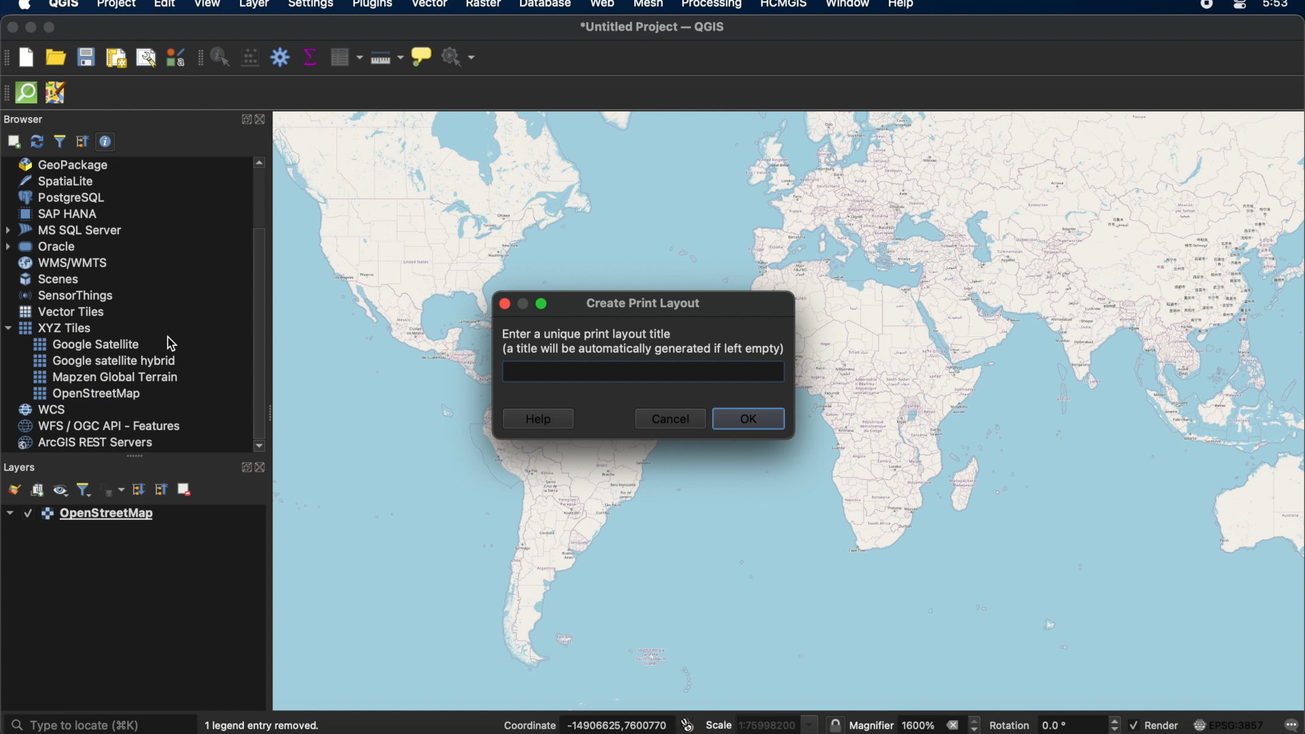 This screenshot has width=1305, height=734. Describe the element at coordinates (67, 164) in the screenshot. I see `geo package` at that location.